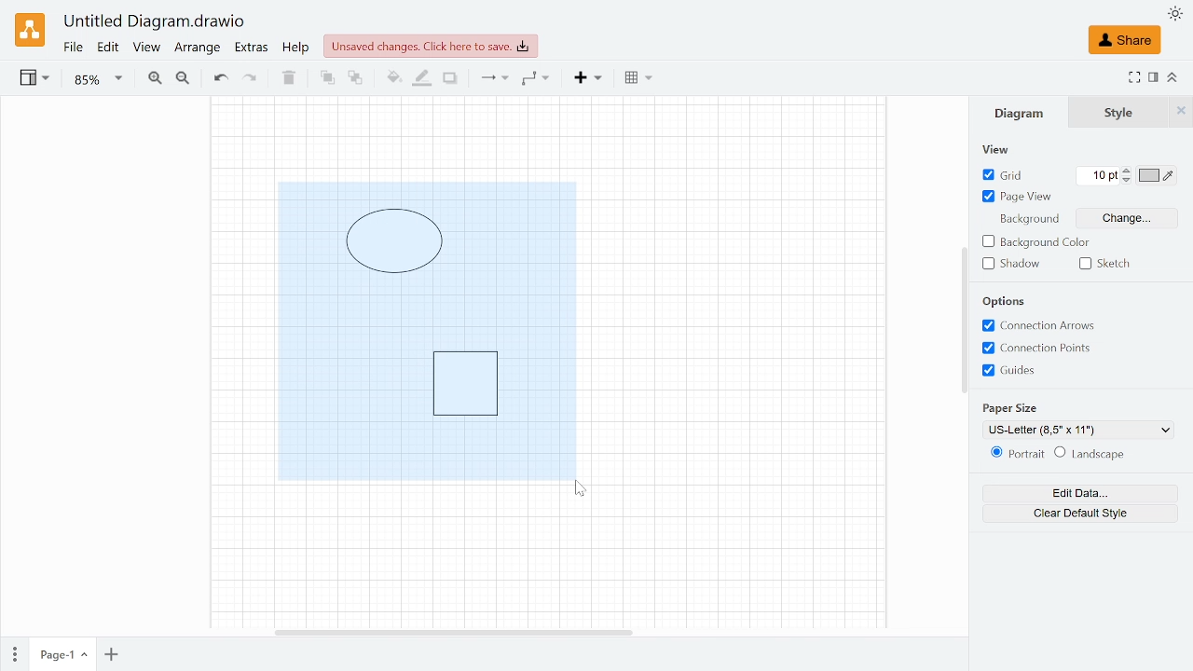 This screenshot has height=671, width=1193. I want to click on paper size, so click(1014, 409).